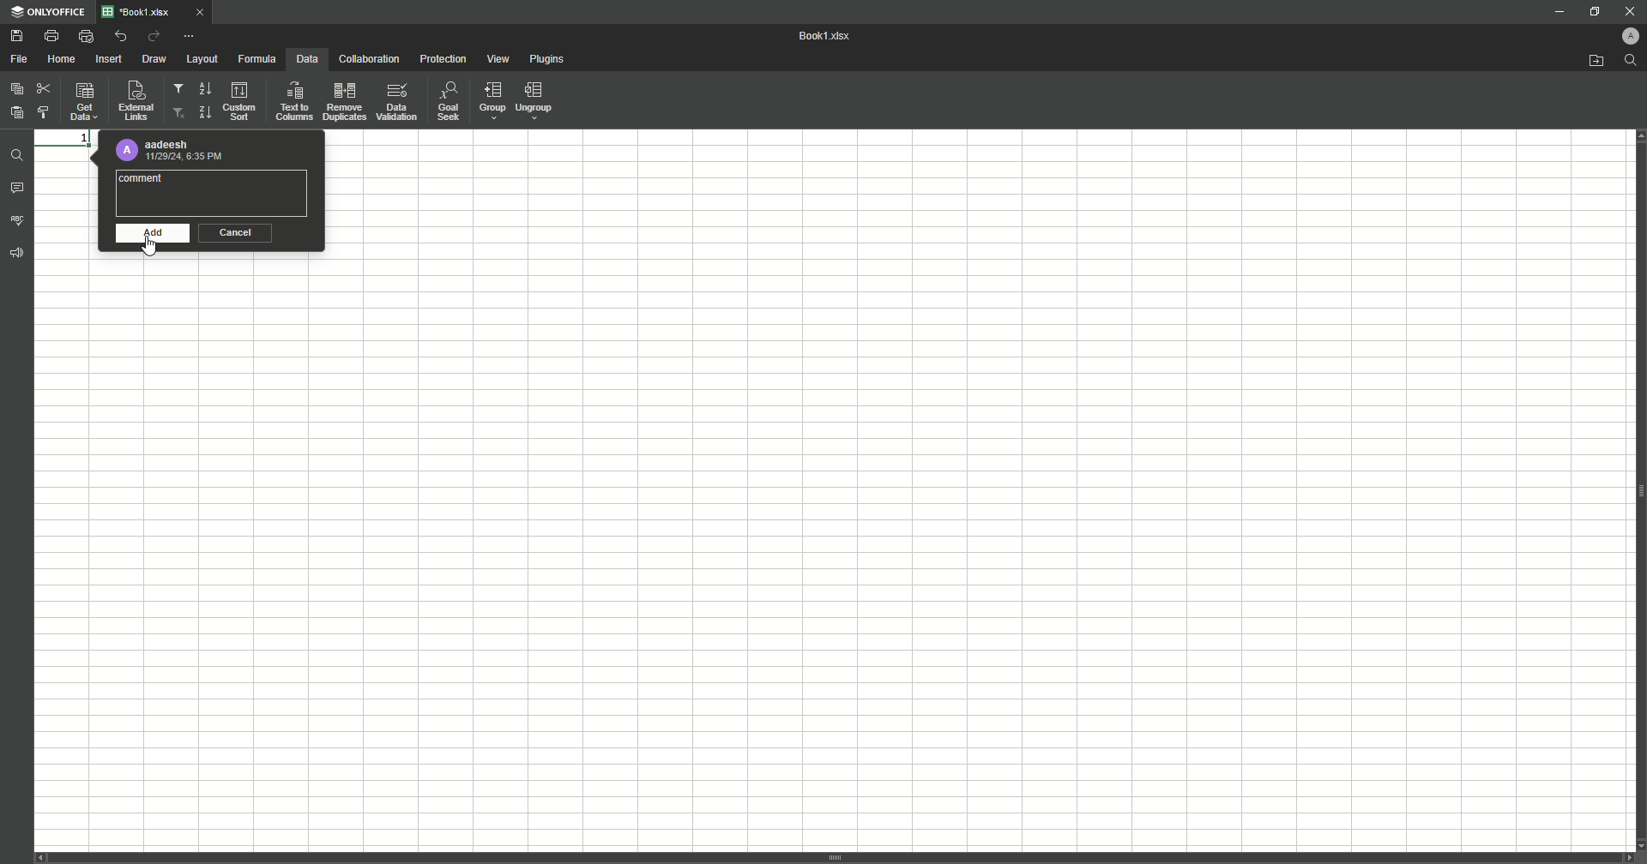 Image resolution: width=1647 pixels, height=864 pixels. Describe the element at coordinates (154, 248) in the screenshot. I see `Cursor` at that location.